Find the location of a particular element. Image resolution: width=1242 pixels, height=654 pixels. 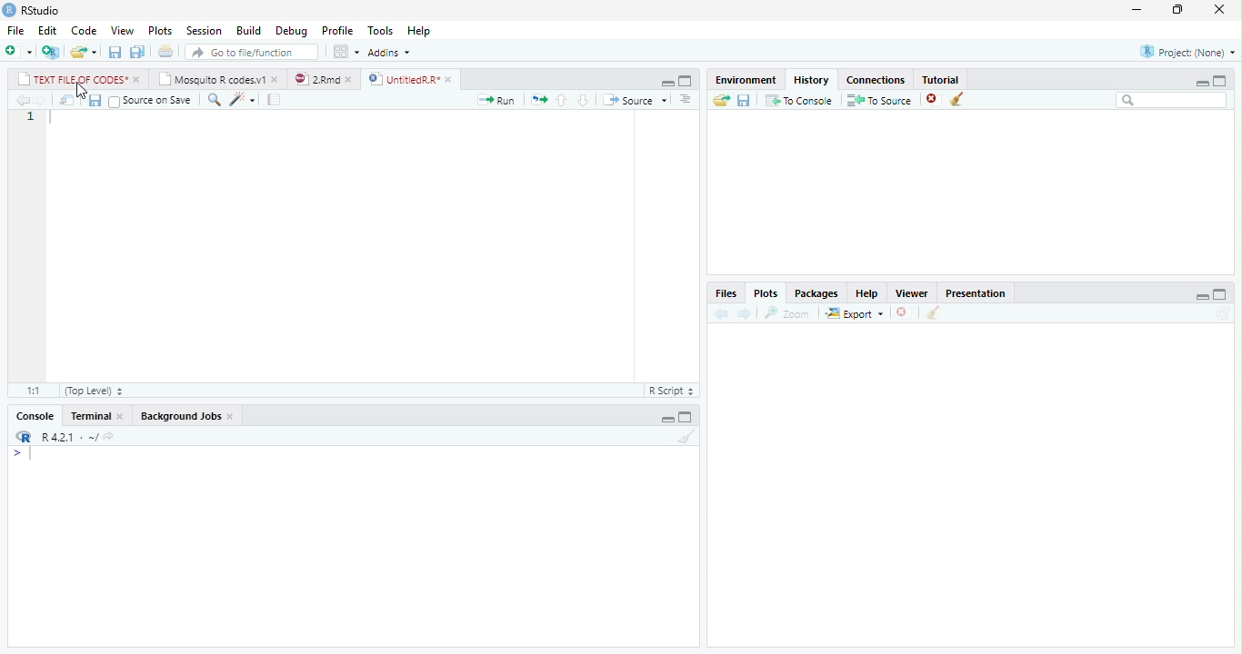

Plots is located at coordinates (159, 31).